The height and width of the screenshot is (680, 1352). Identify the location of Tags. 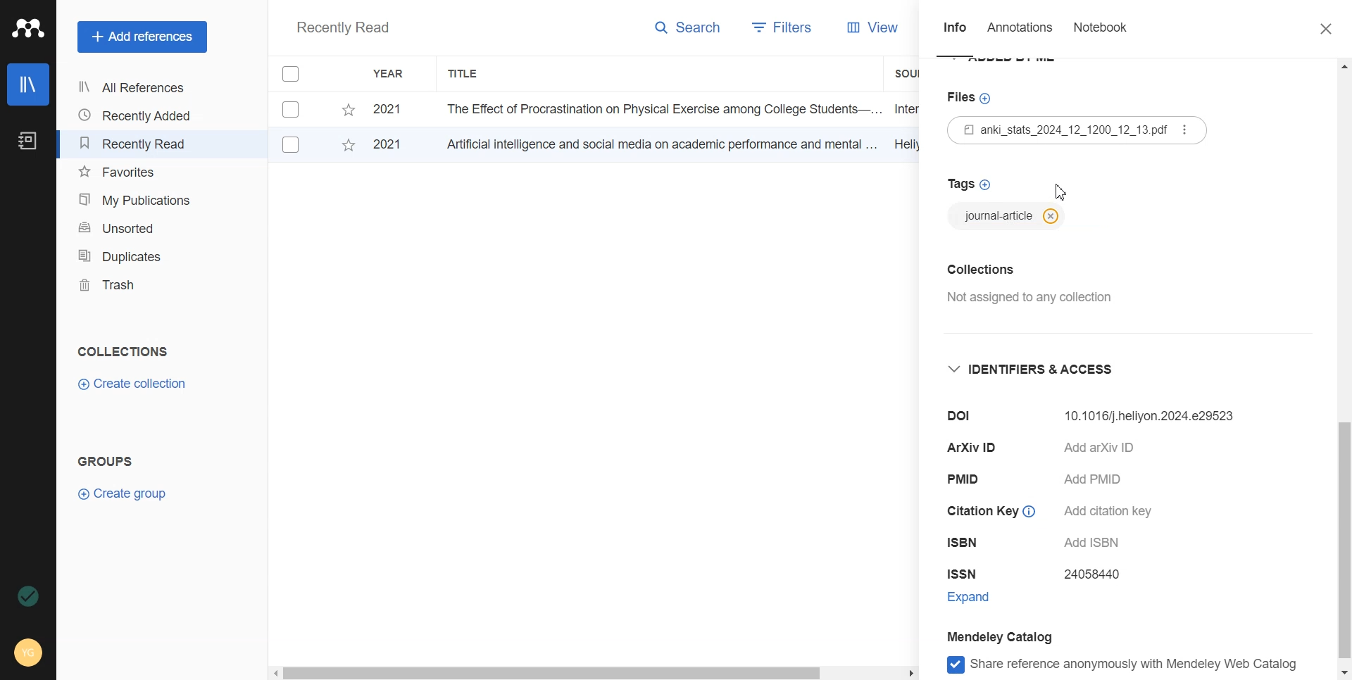
(971, 182).